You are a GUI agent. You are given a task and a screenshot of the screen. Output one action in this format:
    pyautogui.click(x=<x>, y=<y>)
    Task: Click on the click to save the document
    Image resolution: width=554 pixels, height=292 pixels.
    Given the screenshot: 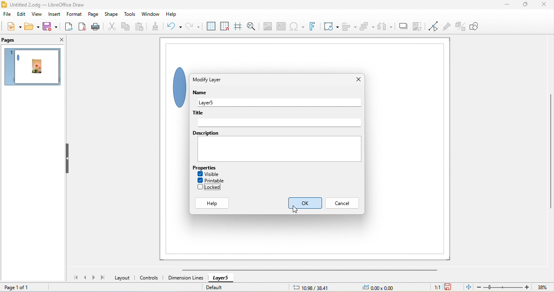 What is the action you would take?
    pyautogui.click(x=449, y=287)
    